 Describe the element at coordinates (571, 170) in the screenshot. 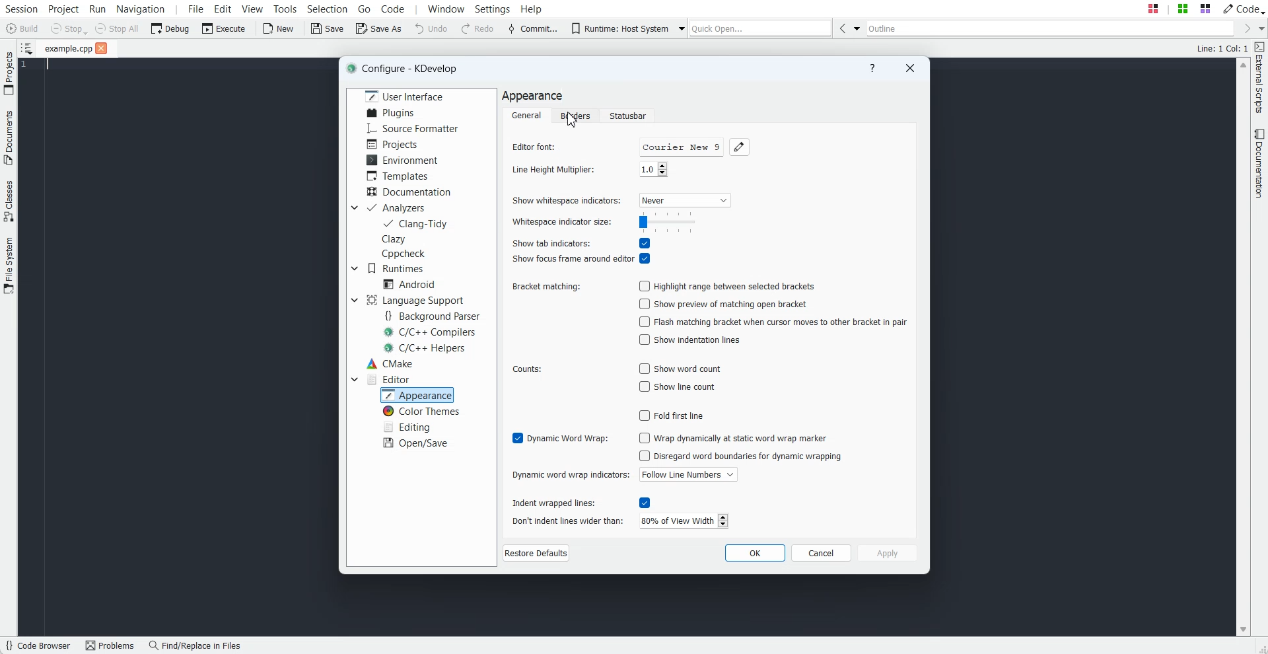

I see `Line Height Multiplier` at that location.